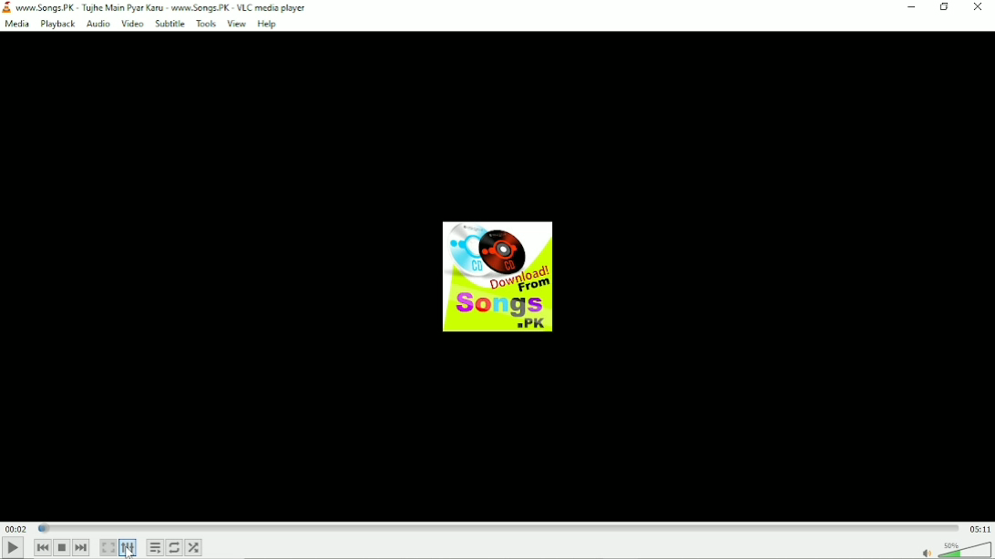  What do you see at coordinates (41, 548) in the screenshot?
I see `Previous` at bounding box center [41, 548].